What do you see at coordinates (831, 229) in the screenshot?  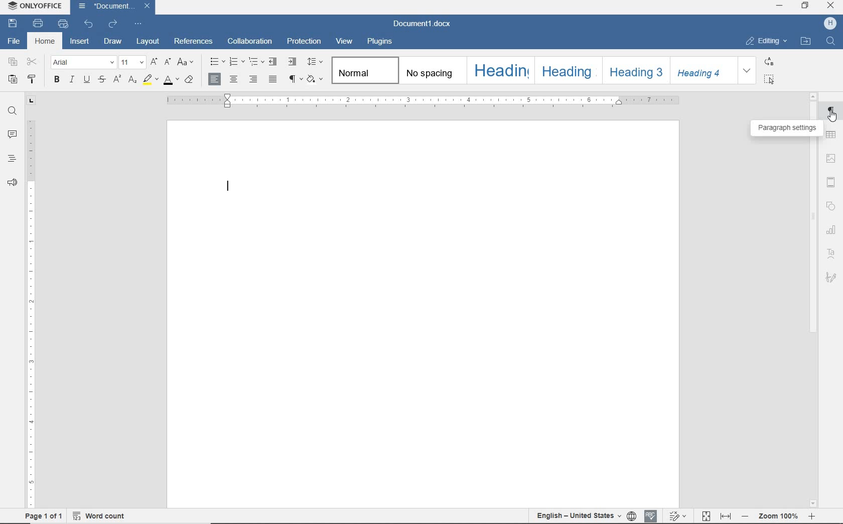 I see `chart` at bounding box center [831, 229].